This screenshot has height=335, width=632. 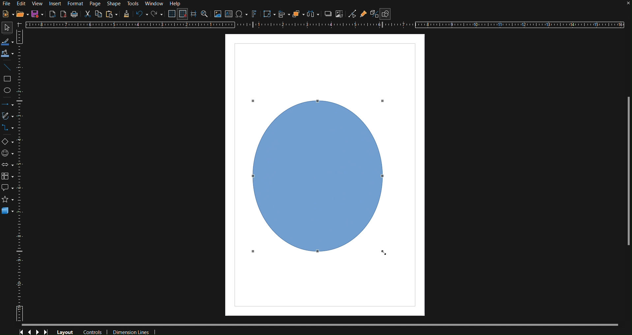 I want to click on Page, so click(x=96, y=4).